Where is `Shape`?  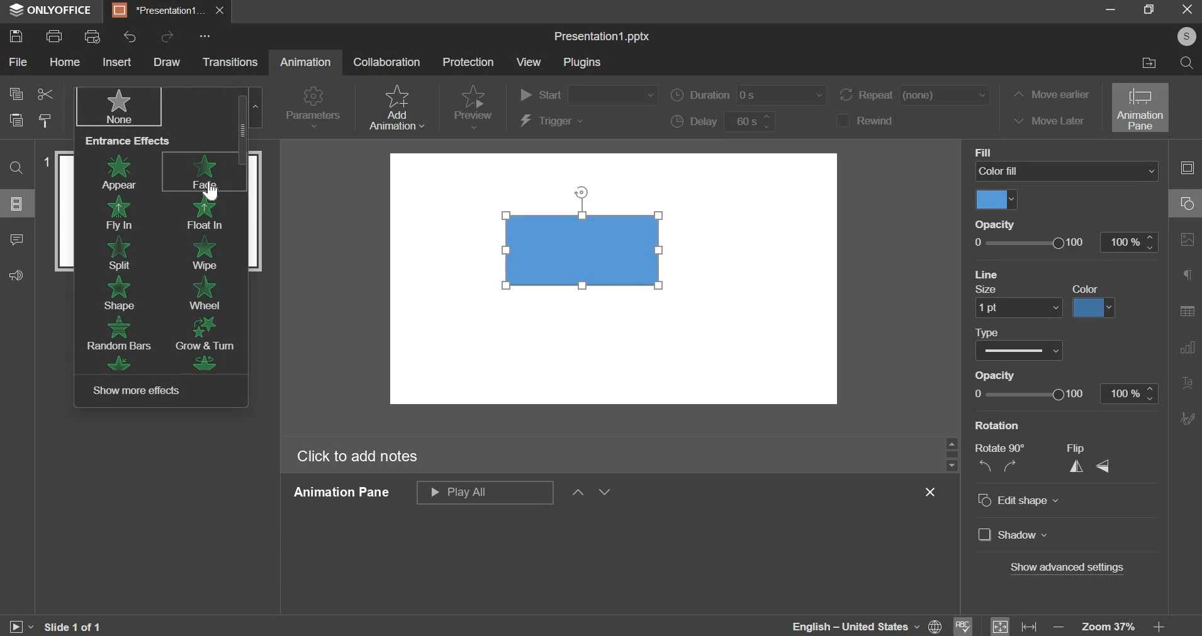
Shape is located at coordinates (590, 248).